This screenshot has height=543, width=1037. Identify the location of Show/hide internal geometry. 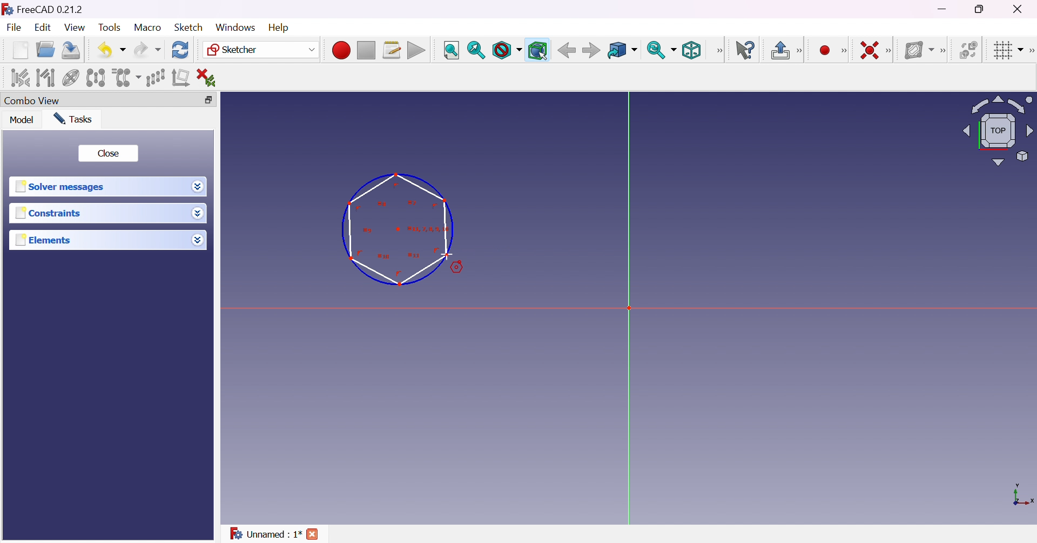
(71, 79).